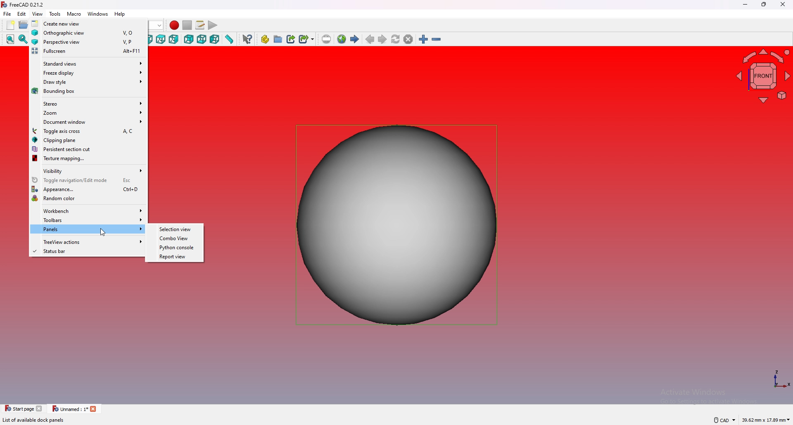  I want to click on perspective view, so click(88, 42).